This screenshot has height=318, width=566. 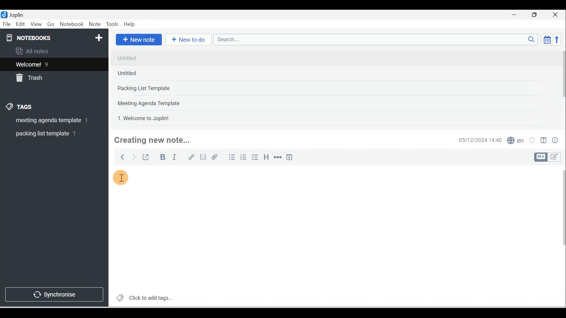 What do you see at coordinates (43, 76) in the screenshot?
I see `Trash` at bounding box center [43, 76].